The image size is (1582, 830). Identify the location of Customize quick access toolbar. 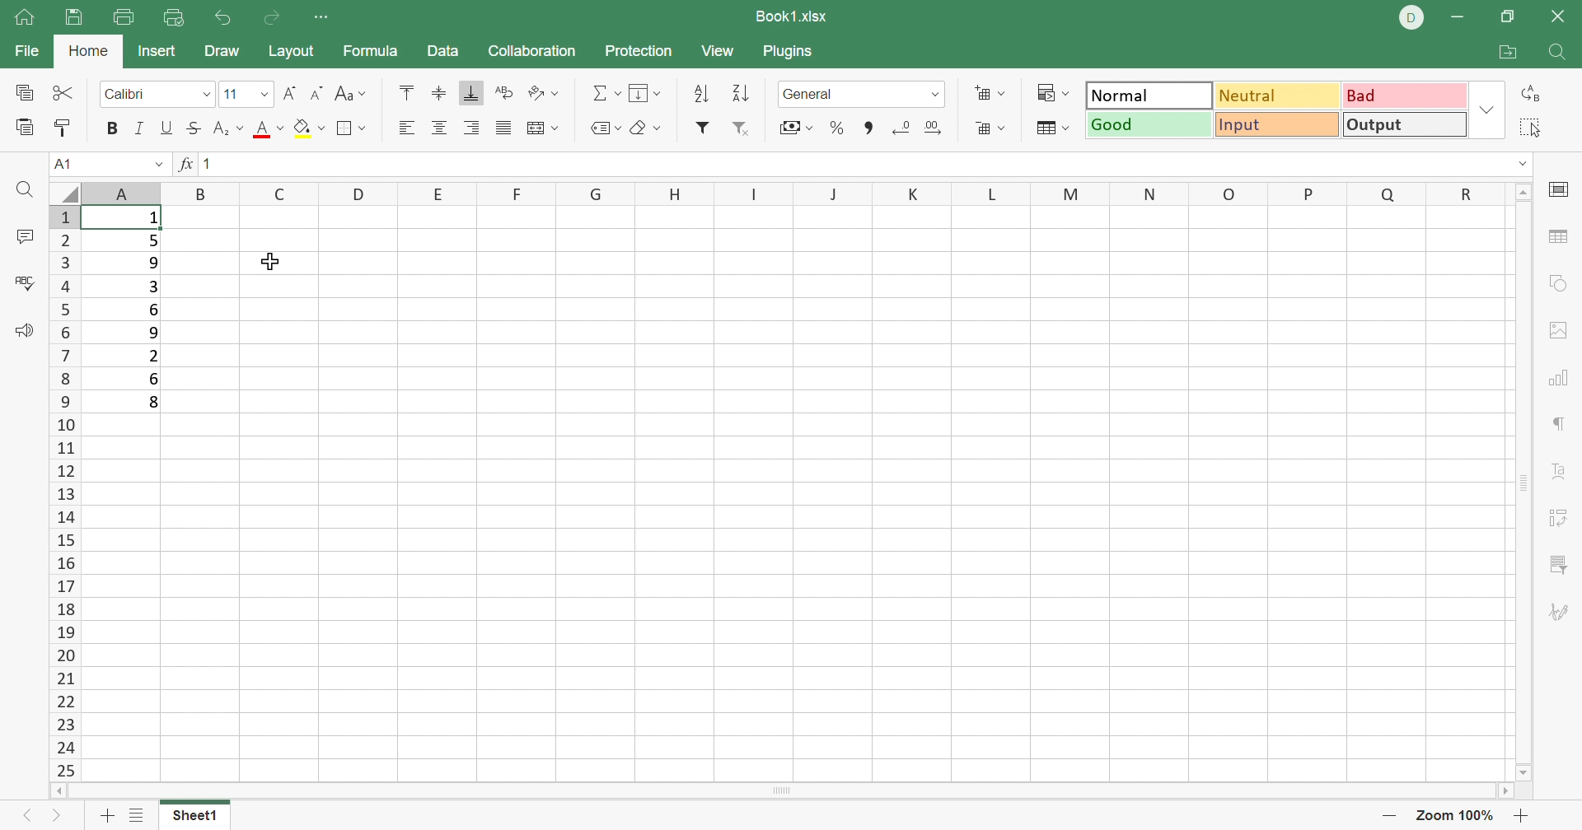
(322, 18).